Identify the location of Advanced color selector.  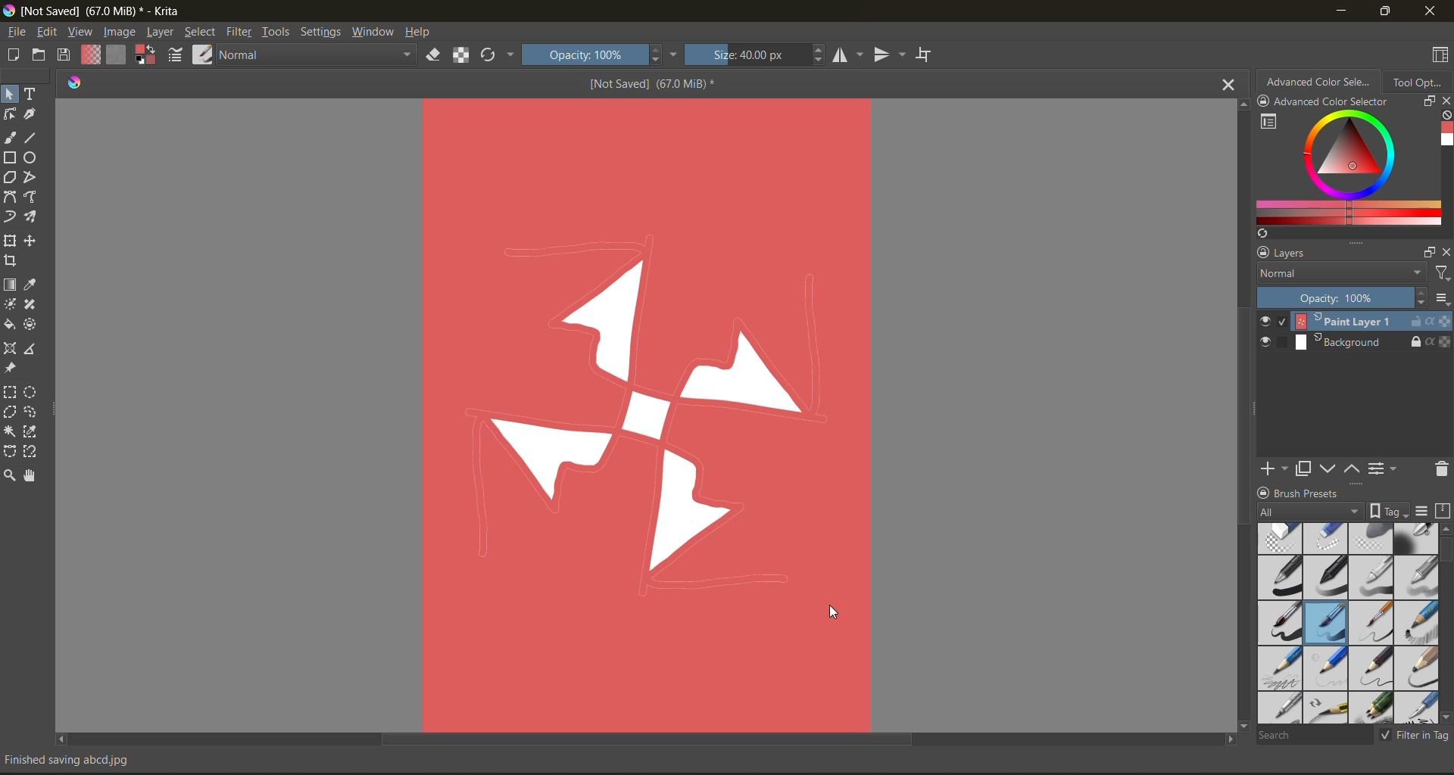
(1351, 102).